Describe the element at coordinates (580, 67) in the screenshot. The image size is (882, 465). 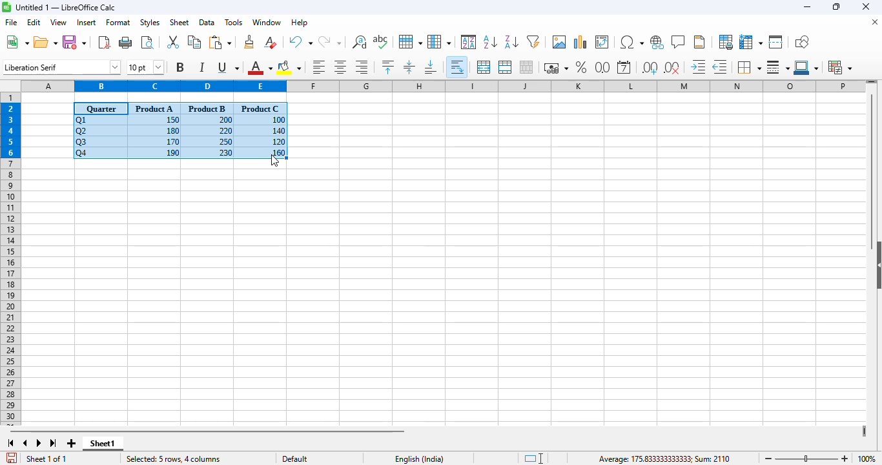
I see `format as percent` at that location.